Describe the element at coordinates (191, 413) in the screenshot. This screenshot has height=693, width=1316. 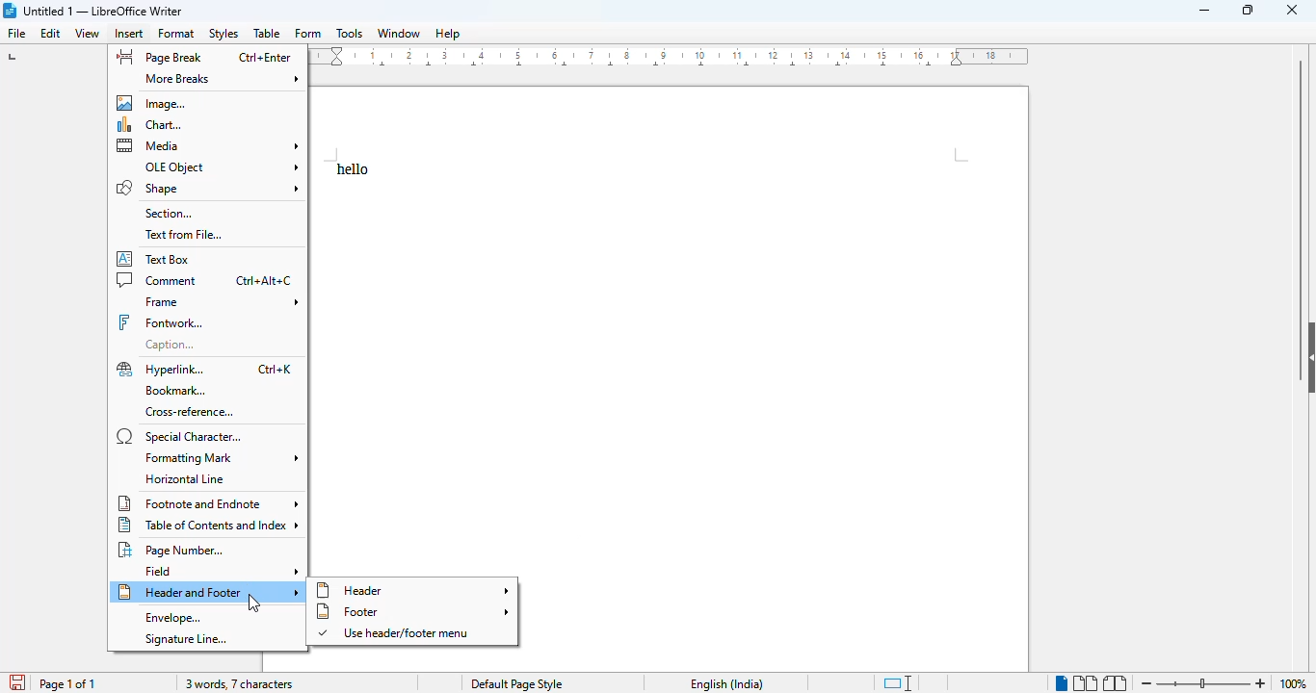
I see `cross-reference` at that location.